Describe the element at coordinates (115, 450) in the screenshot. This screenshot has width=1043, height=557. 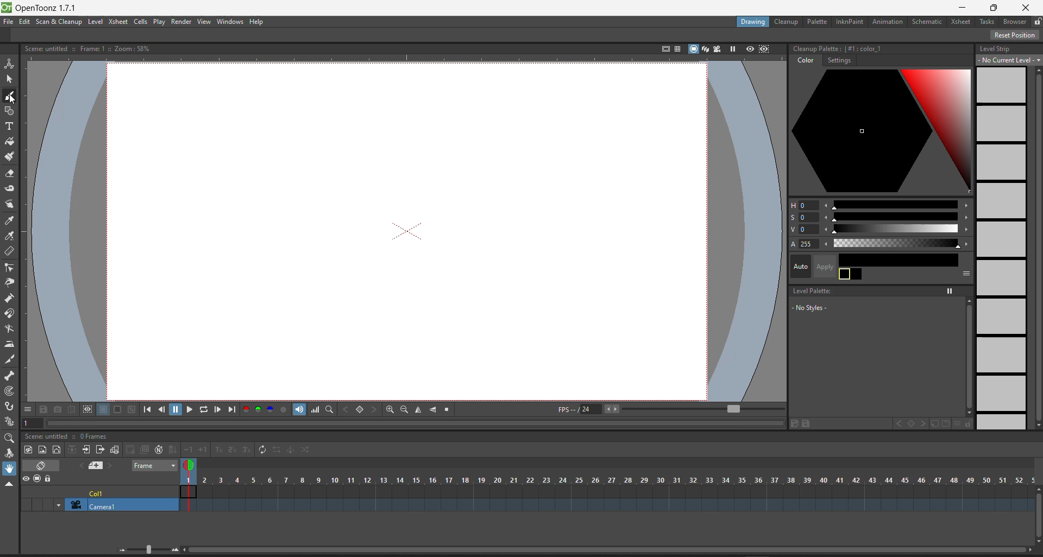
I see `toggle edit in place` at that location.